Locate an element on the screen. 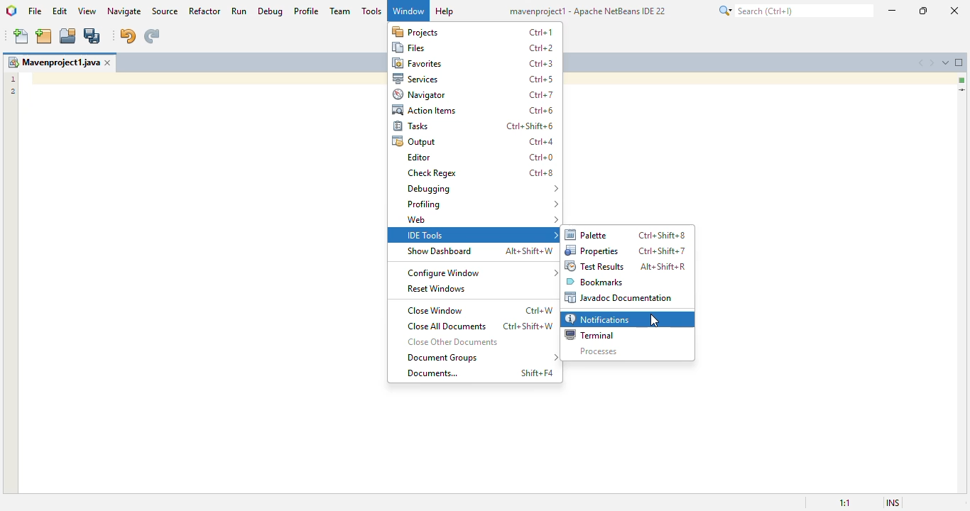 The image size is (970, 511). close all documents is located at coordinates (447, 326).